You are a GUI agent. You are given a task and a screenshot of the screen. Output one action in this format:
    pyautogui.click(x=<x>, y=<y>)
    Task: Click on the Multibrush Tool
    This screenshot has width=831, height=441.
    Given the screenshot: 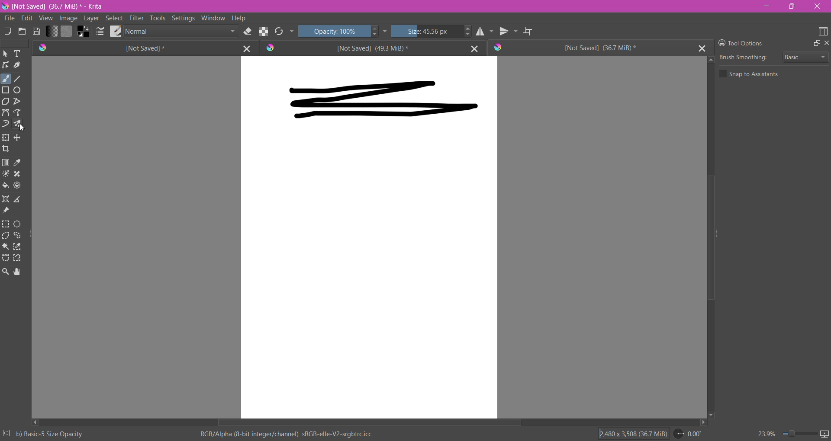 What is the action you would take?
    pyautogui.click(x=18, y=124)
    